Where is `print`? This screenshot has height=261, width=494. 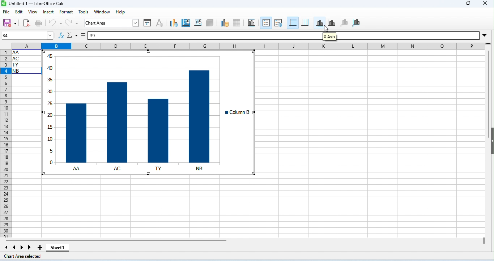
print is located at coordinates (38, 23).